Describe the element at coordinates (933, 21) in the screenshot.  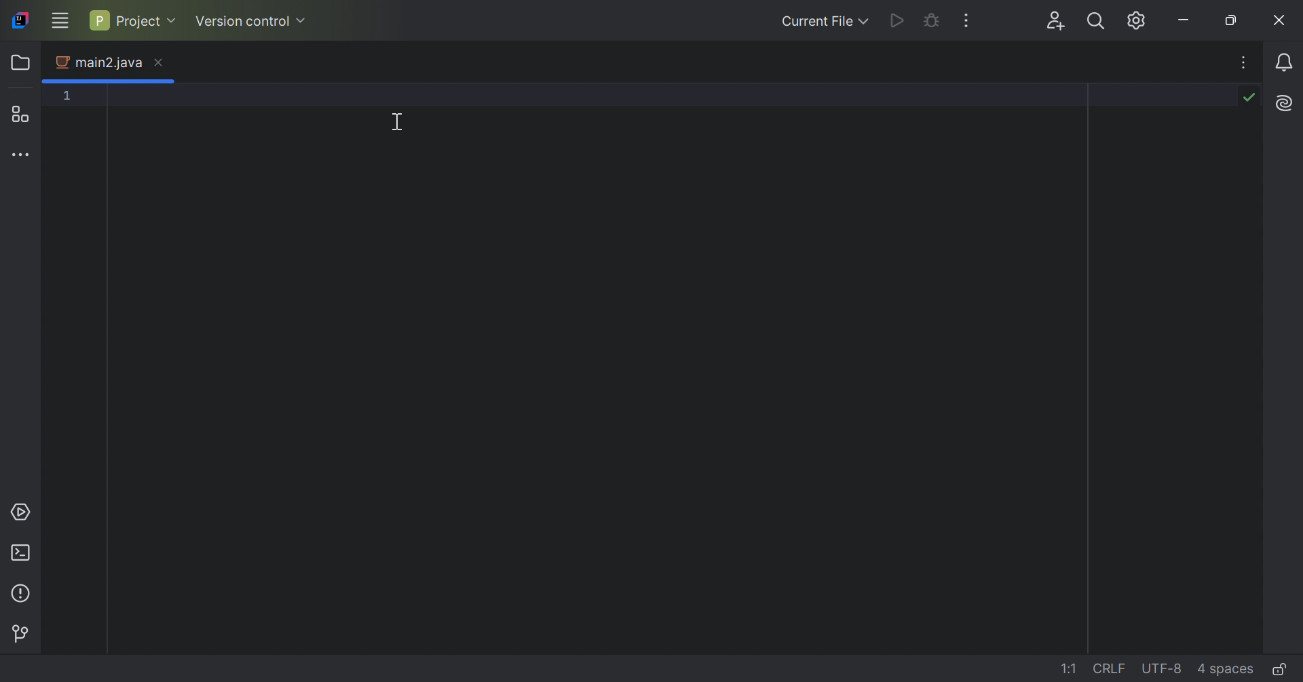
I see `Debug` at that location.